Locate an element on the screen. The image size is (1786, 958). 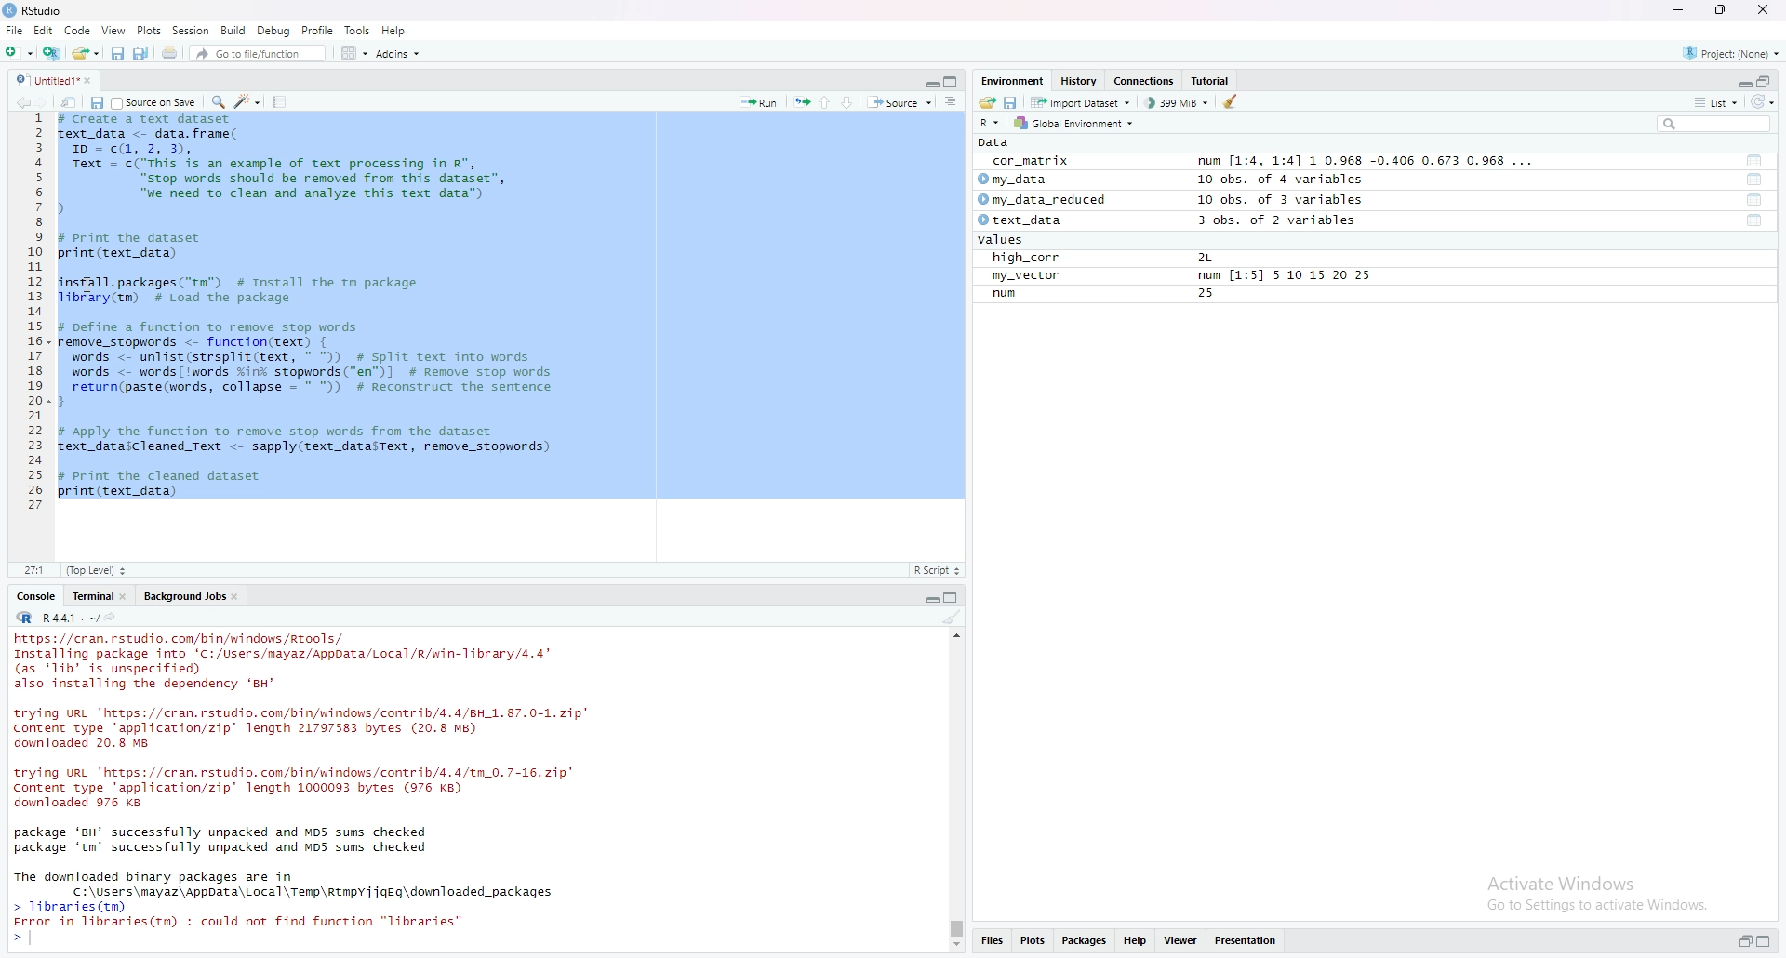
open an existing file is located at coordinates (87, 54).